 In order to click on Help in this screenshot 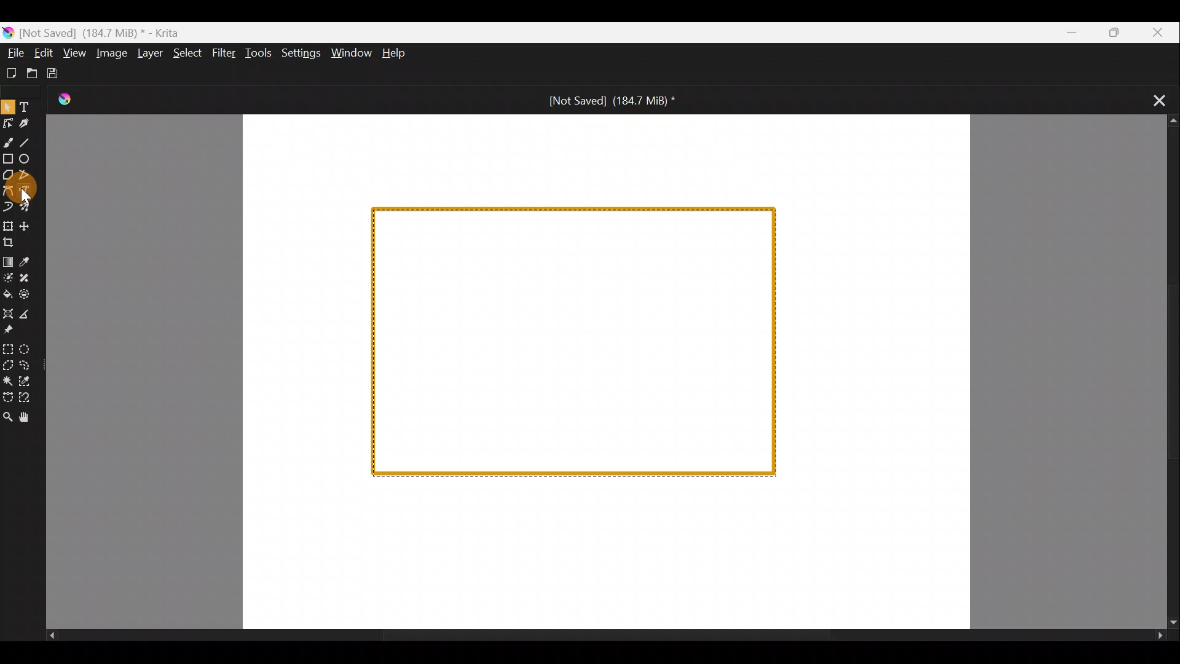, I will do `click(401, 52)`.